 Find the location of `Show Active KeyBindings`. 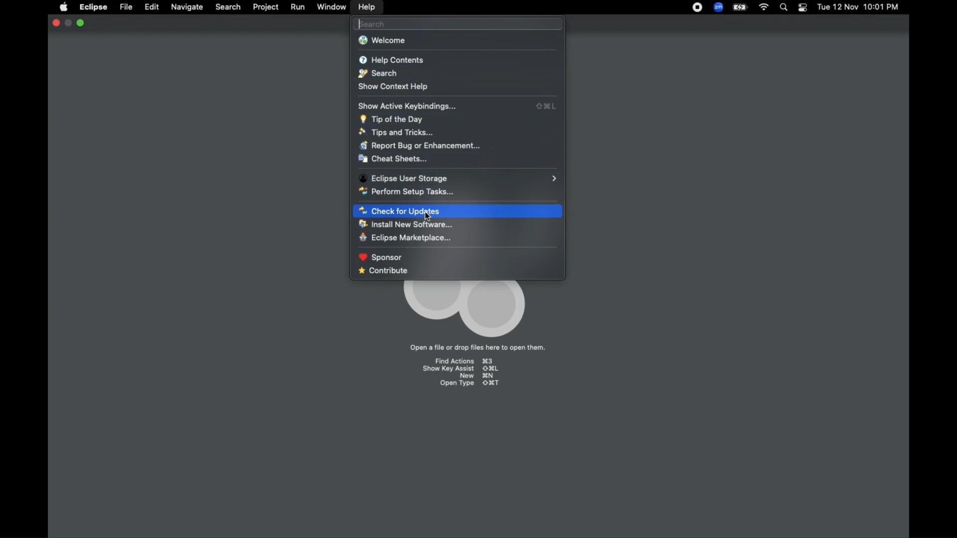

Show Active KeyBindings is located at coordinates (459, 105).